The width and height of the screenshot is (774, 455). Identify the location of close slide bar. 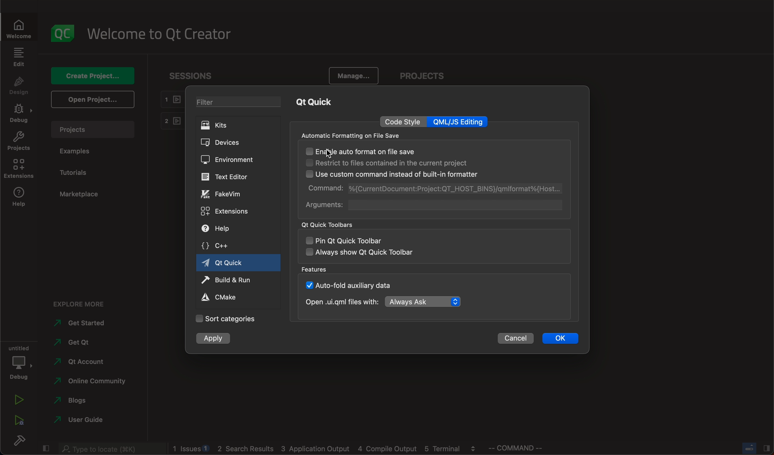
(46, 448).